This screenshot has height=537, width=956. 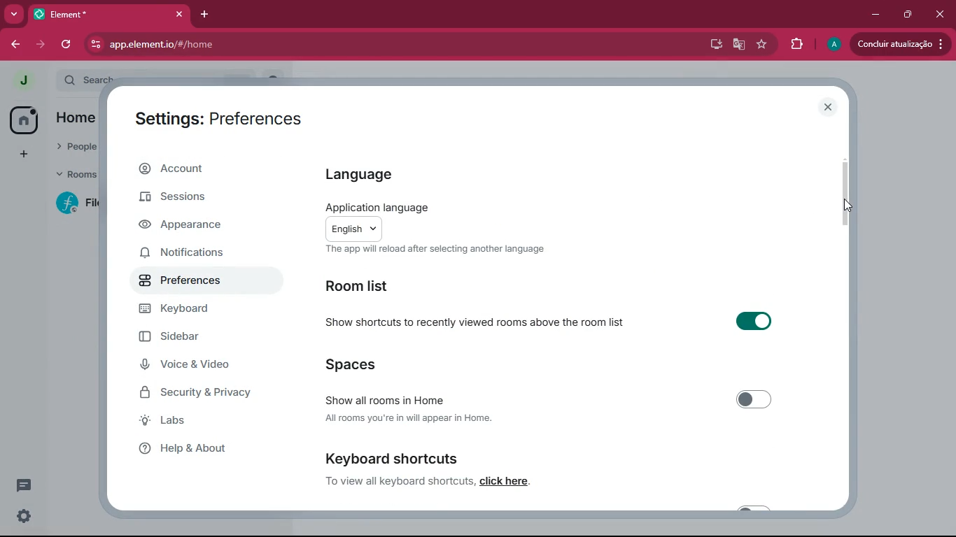 What do you see at coordinates (415, 410) in the screenshot?
I see `Show all rooms in home all rooms you are in will appear in home` at bounding box center [415, 410].